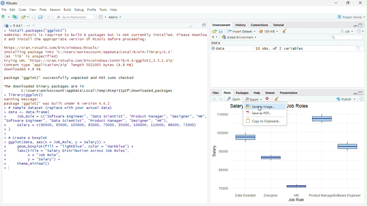  I want to click on Search, so click(346, 37).